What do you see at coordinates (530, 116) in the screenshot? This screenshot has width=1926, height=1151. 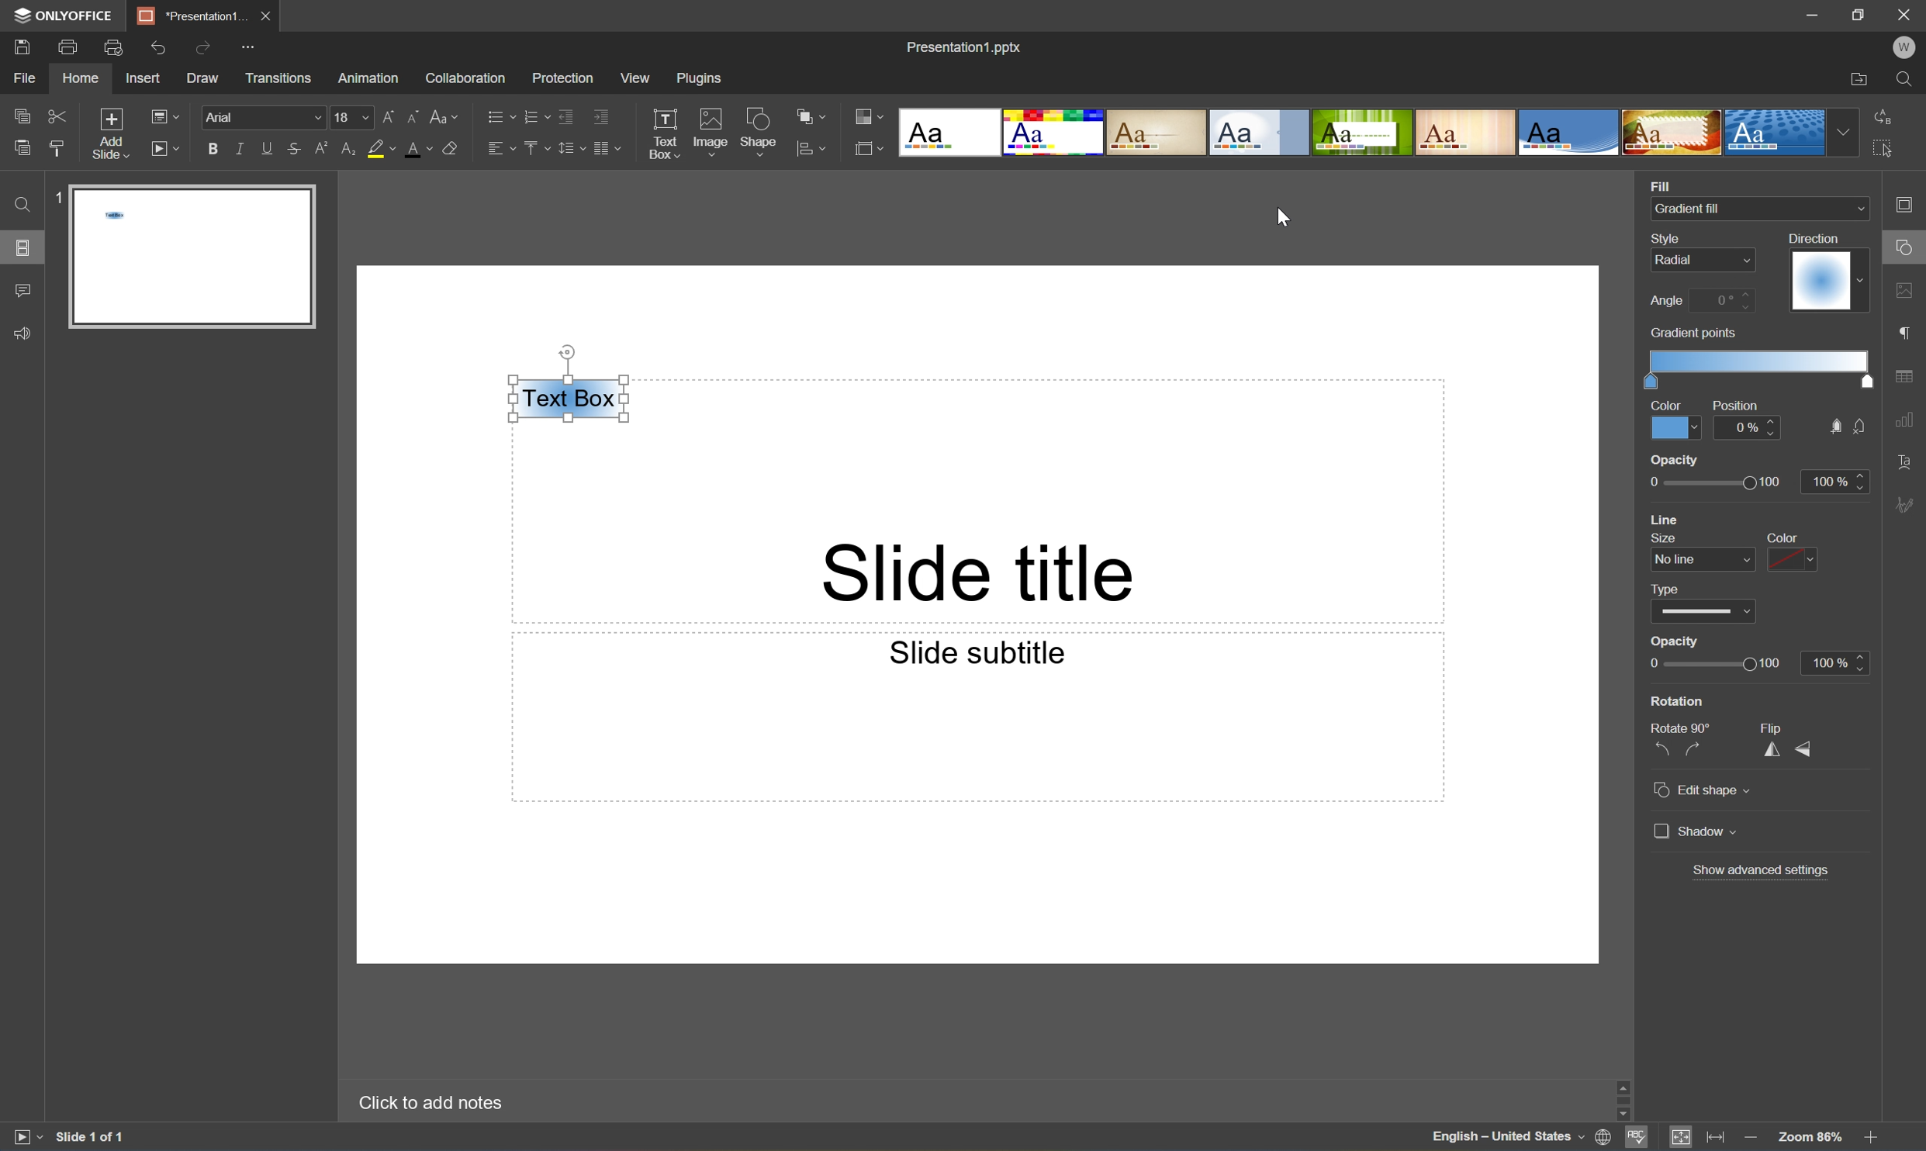 I see `Numbering` at bounding box center [530, 116].